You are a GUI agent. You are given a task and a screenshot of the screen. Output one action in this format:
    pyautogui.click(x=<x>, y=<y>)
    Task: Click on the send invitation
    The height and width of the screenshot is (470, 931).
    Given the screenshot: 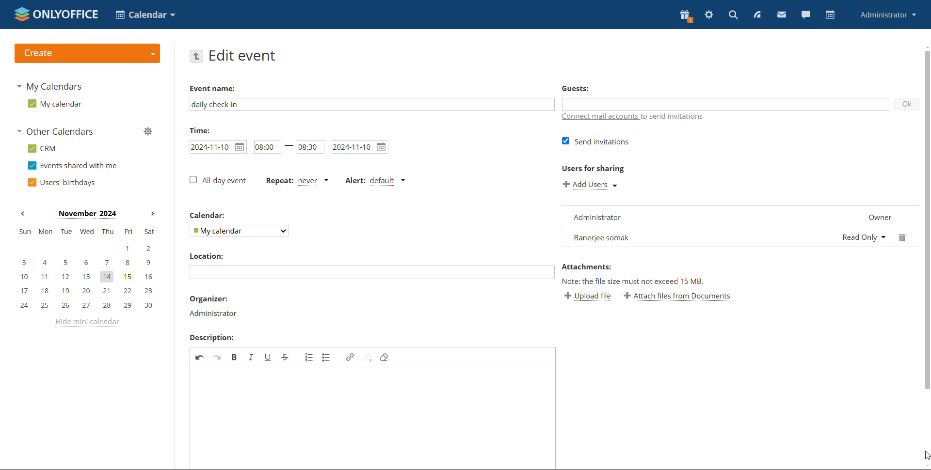 What is the action you would take?
    pyautogui.click(x=597, y=141)
    